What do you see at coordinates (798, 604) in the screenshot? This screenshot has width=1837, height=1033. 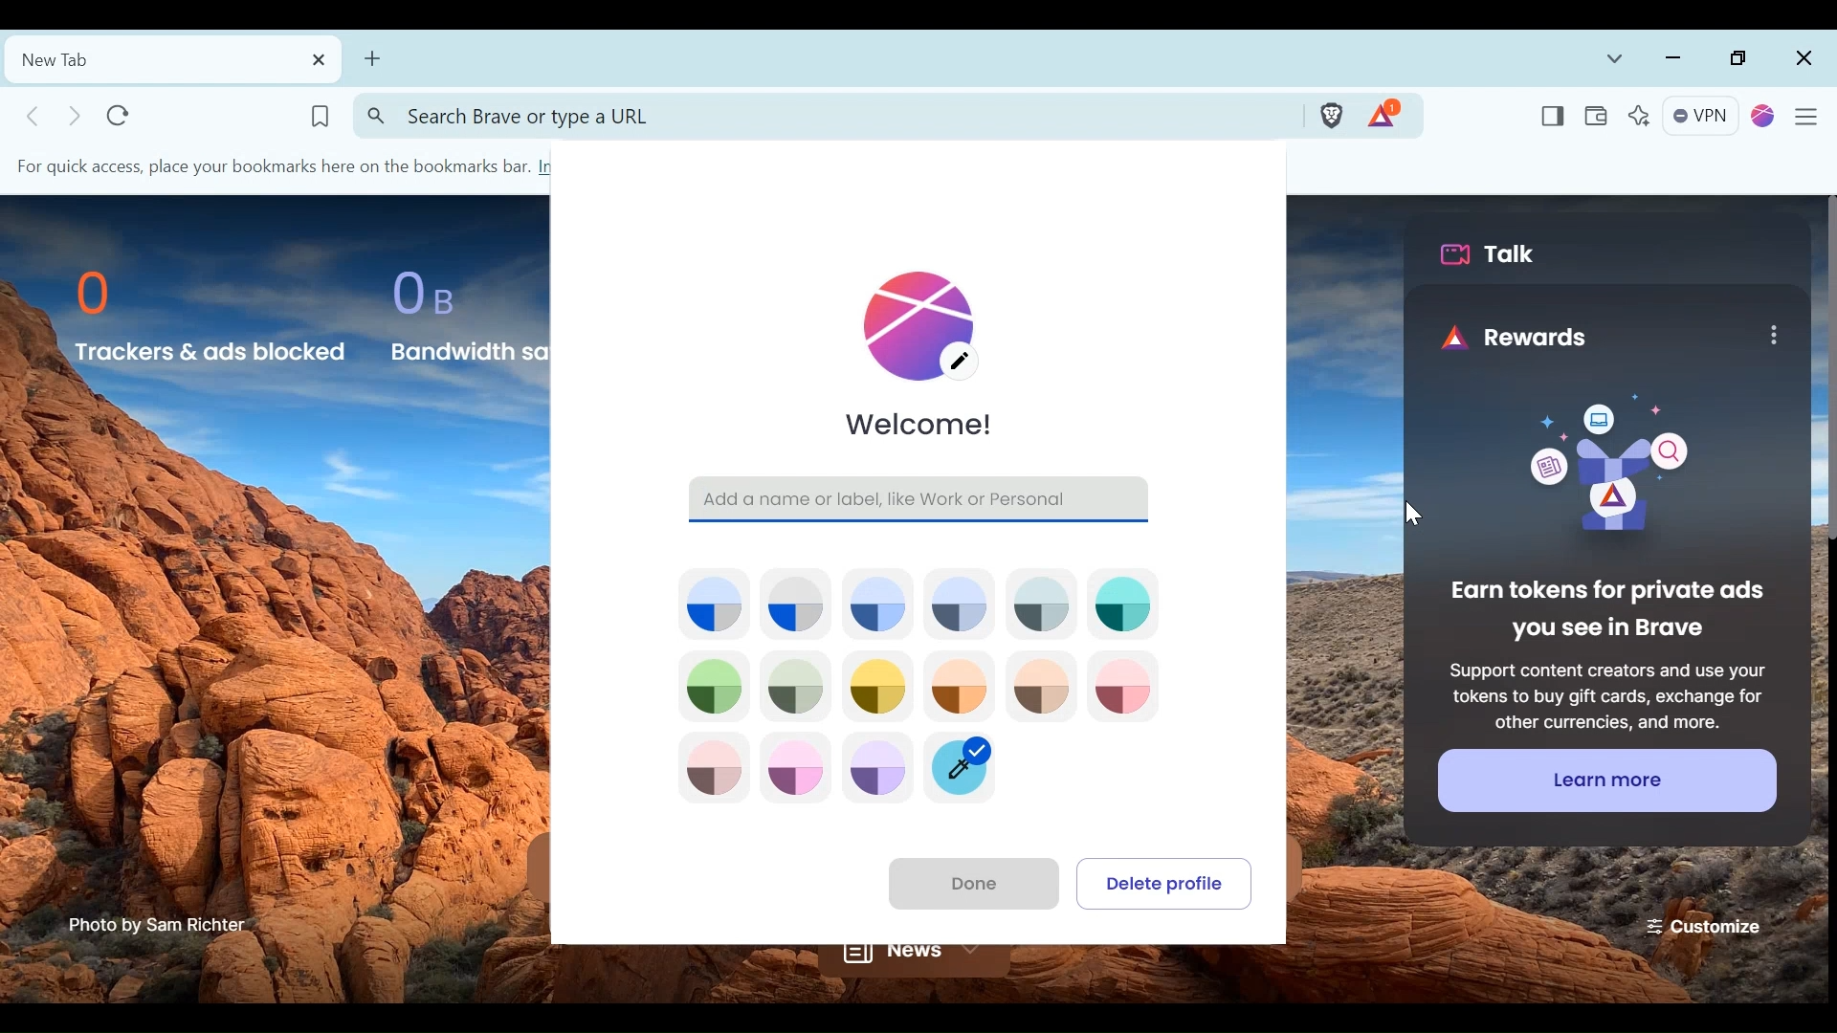 I see `Theme` at bounding box center [798, 604].